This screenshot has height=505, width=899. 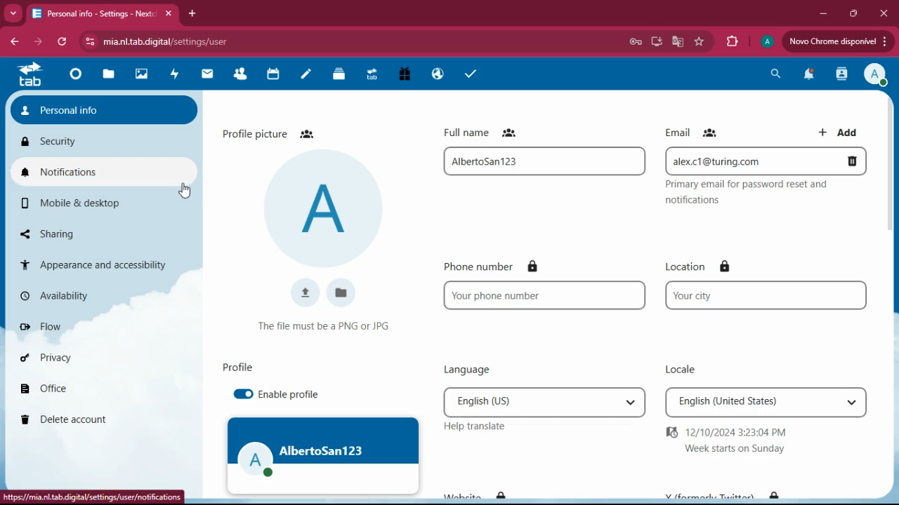 What do you see at coordinates (90, 203) in the screenshot?
I see `mobile` at bounding box center [90, 203].